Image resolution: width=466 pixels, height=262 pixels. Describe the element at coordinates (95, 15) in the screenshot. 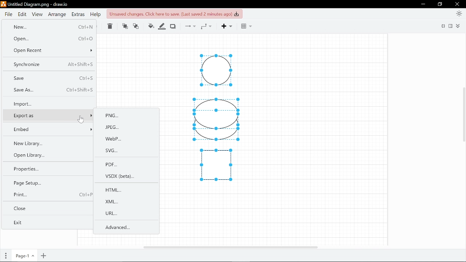

I see `Help` at that location.